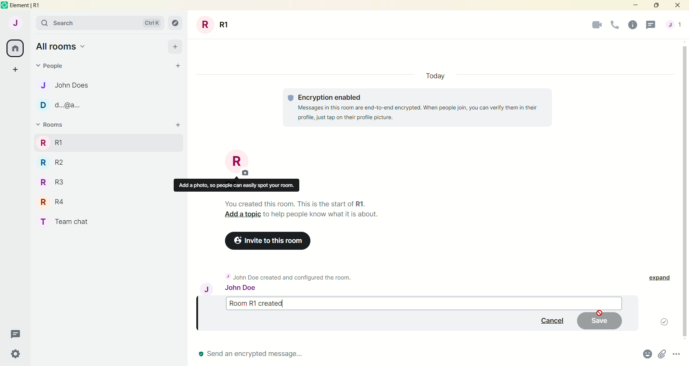  I want to click on Add a topic, so click(241, 215).